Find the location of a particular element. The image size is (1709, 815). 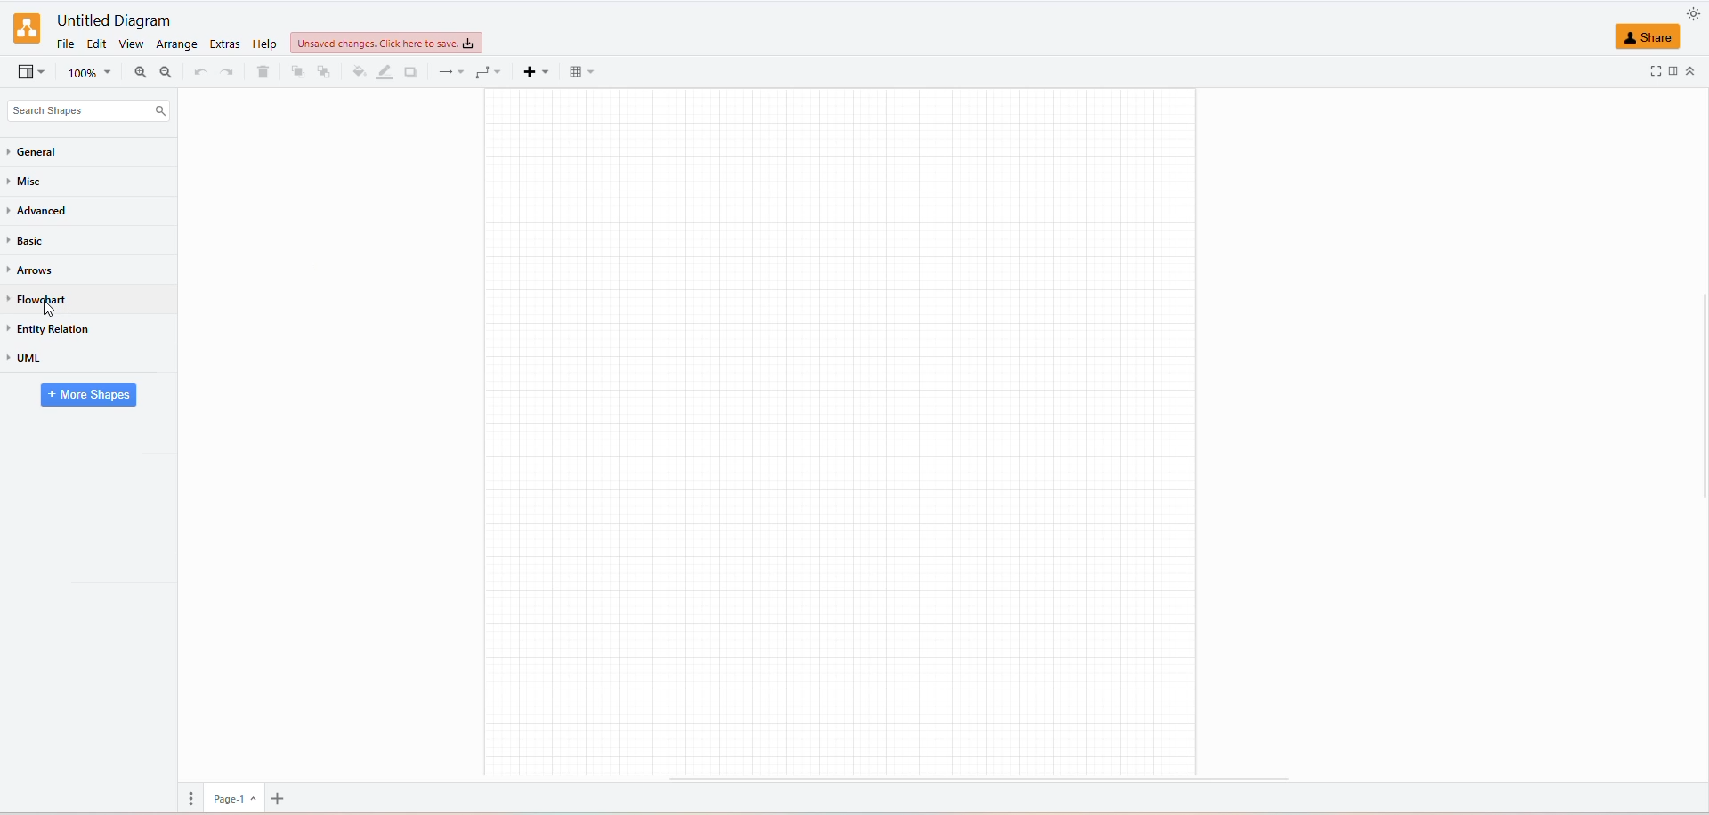

FILL COLOR is located at coordinates (357, 75).